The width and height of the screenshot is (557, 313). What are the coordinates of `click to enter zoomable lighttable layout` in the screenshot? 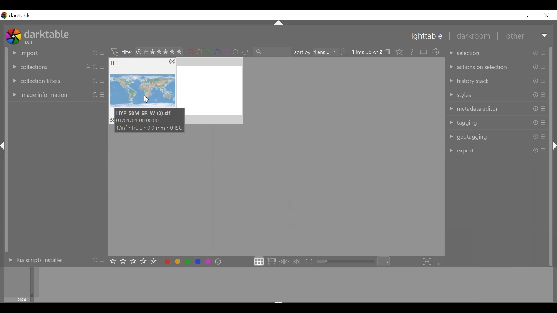 It's located at (272, 262).